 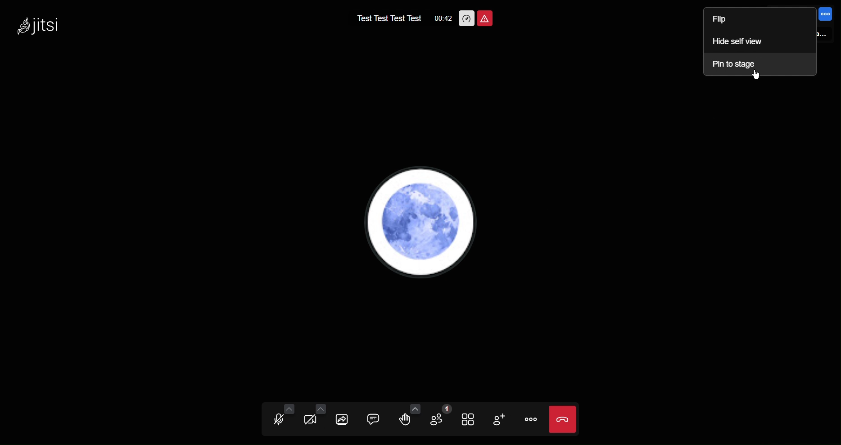 What do you see at coordinates (425, 222) in the screenshot?
I see `Account PFP` at bounding box center [425, 222].